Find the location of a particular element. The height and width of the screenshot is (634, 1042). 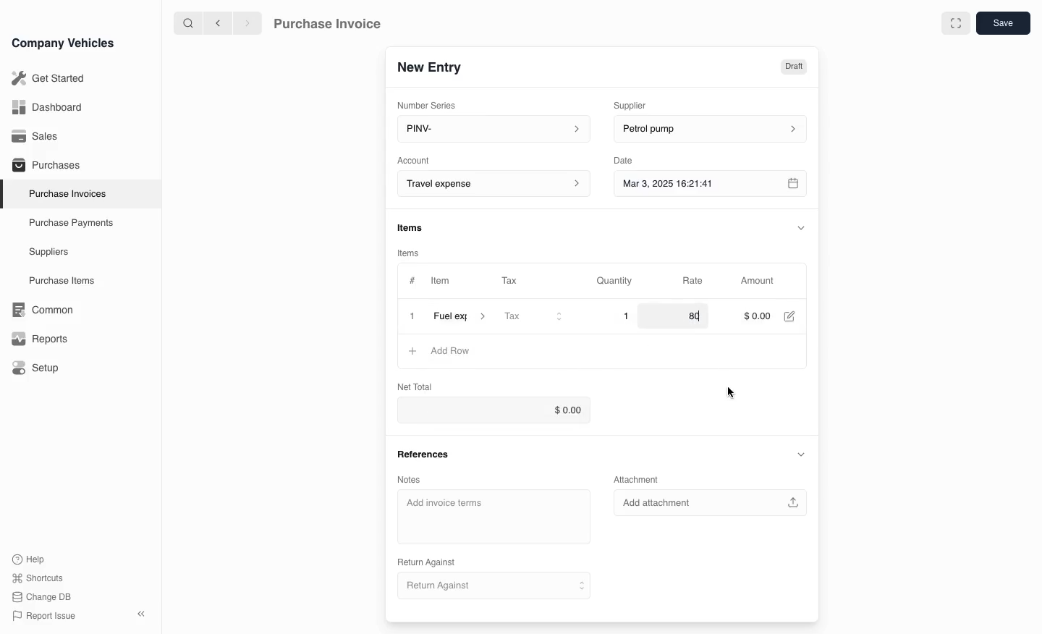

Tax  is located at coordinates (533, 318).